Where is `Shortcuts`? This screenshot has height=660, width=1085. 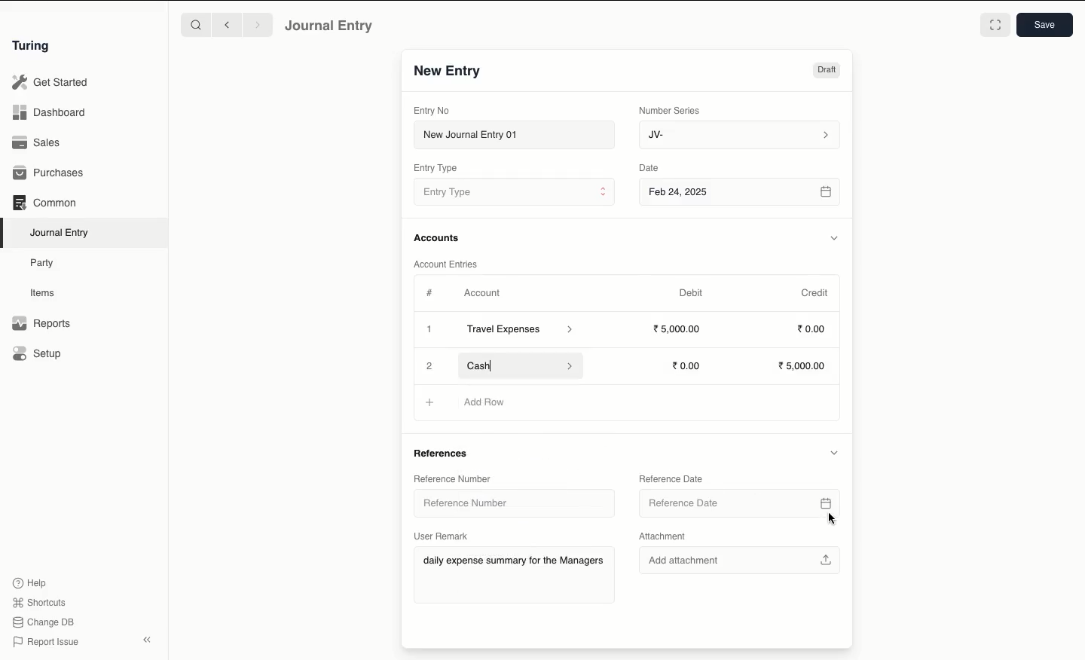
Shortcuts is located at coordinates (41, 603).